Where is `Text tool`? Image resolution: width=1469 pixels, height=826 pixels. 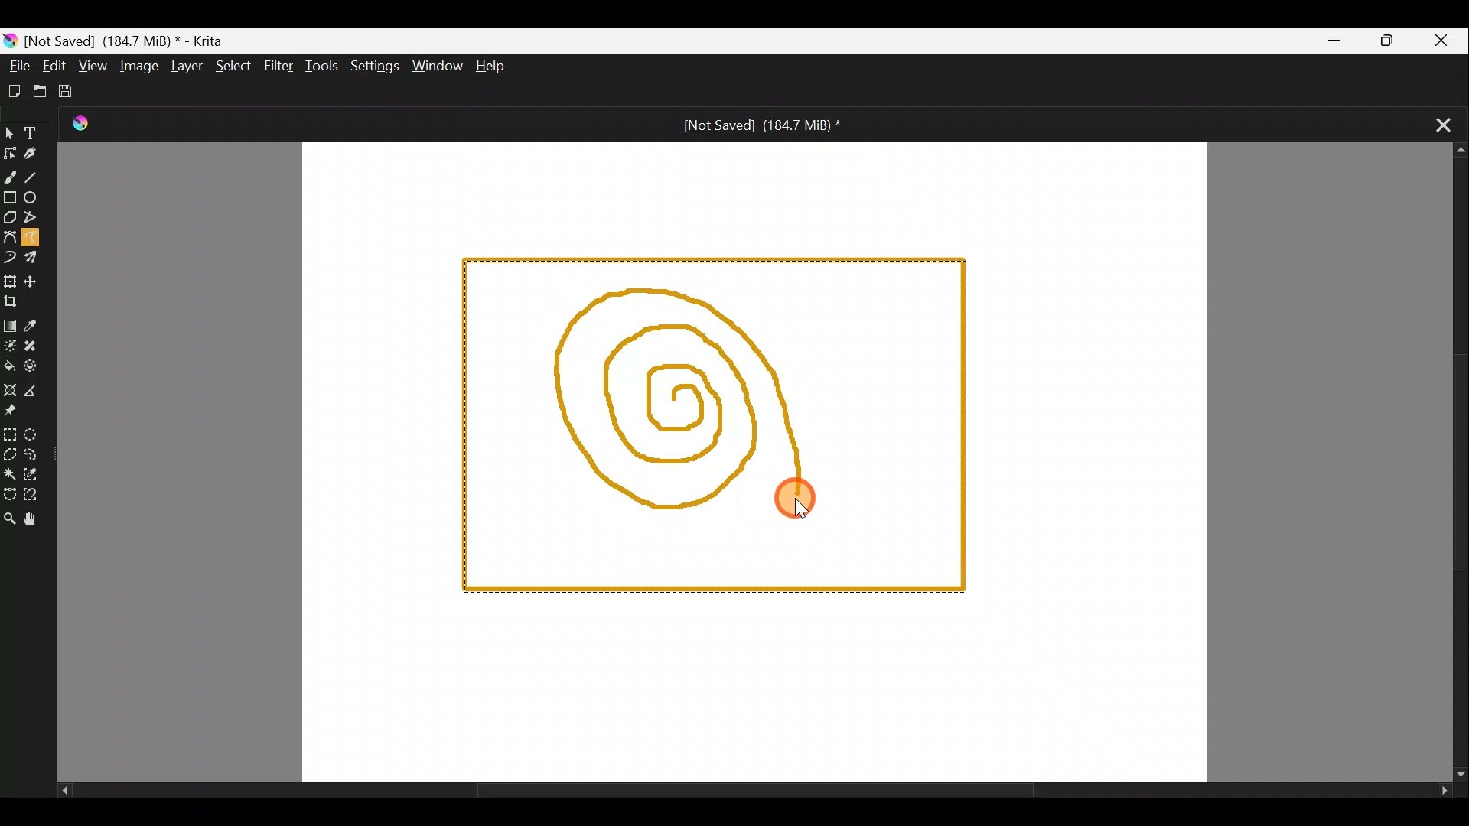 Text tool is located at coordinates (36, 131).